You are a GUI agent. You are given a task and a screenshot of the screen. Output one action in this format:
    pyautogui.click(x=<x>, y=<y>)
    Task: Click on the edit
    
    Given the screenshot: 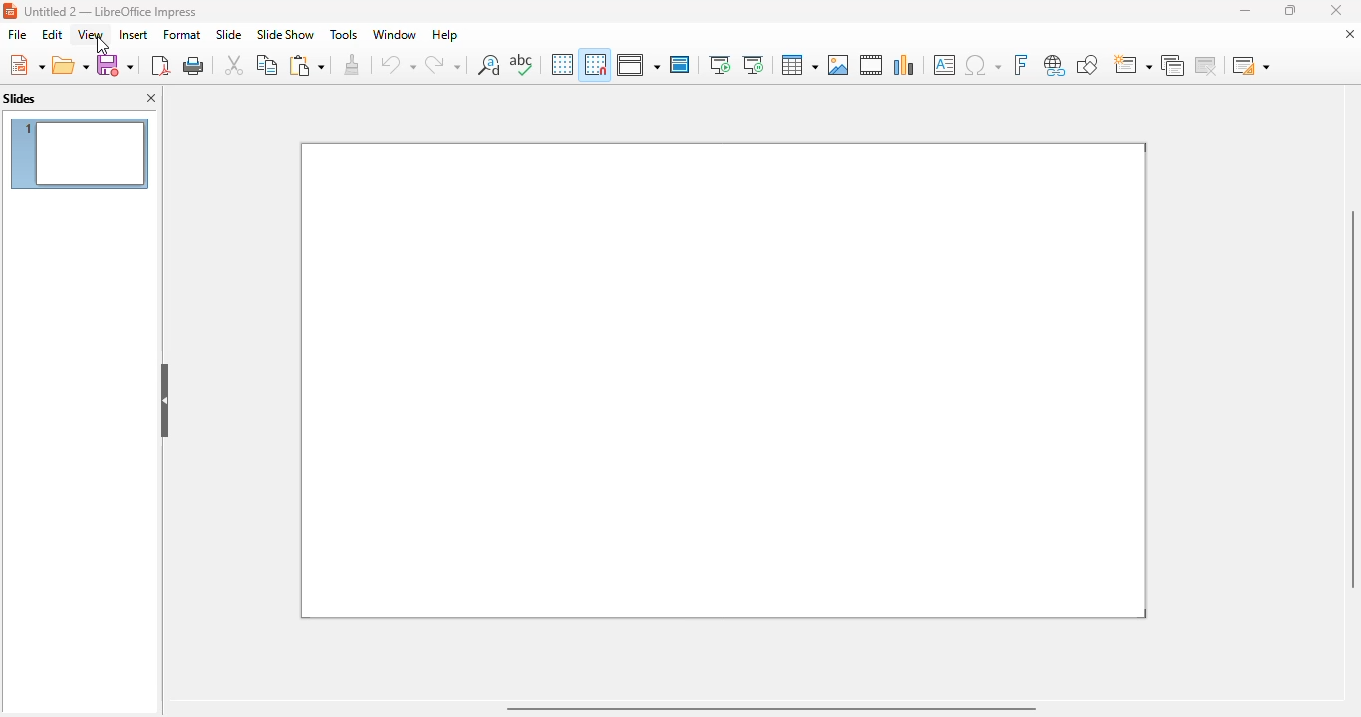 What is the action you would take?
    pyautogui.click(x=53, y=35)
    